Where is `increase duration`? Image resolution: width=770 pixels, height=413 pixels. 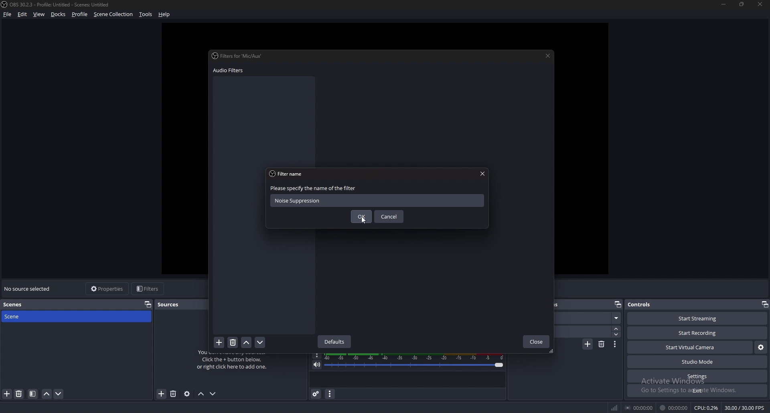
increase duration is located at coordinates (616, 328).